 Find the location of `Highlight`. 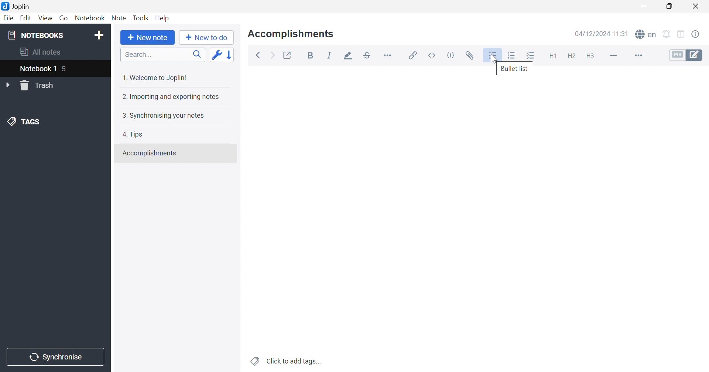

Highlight is located at coordinates (350, 56).